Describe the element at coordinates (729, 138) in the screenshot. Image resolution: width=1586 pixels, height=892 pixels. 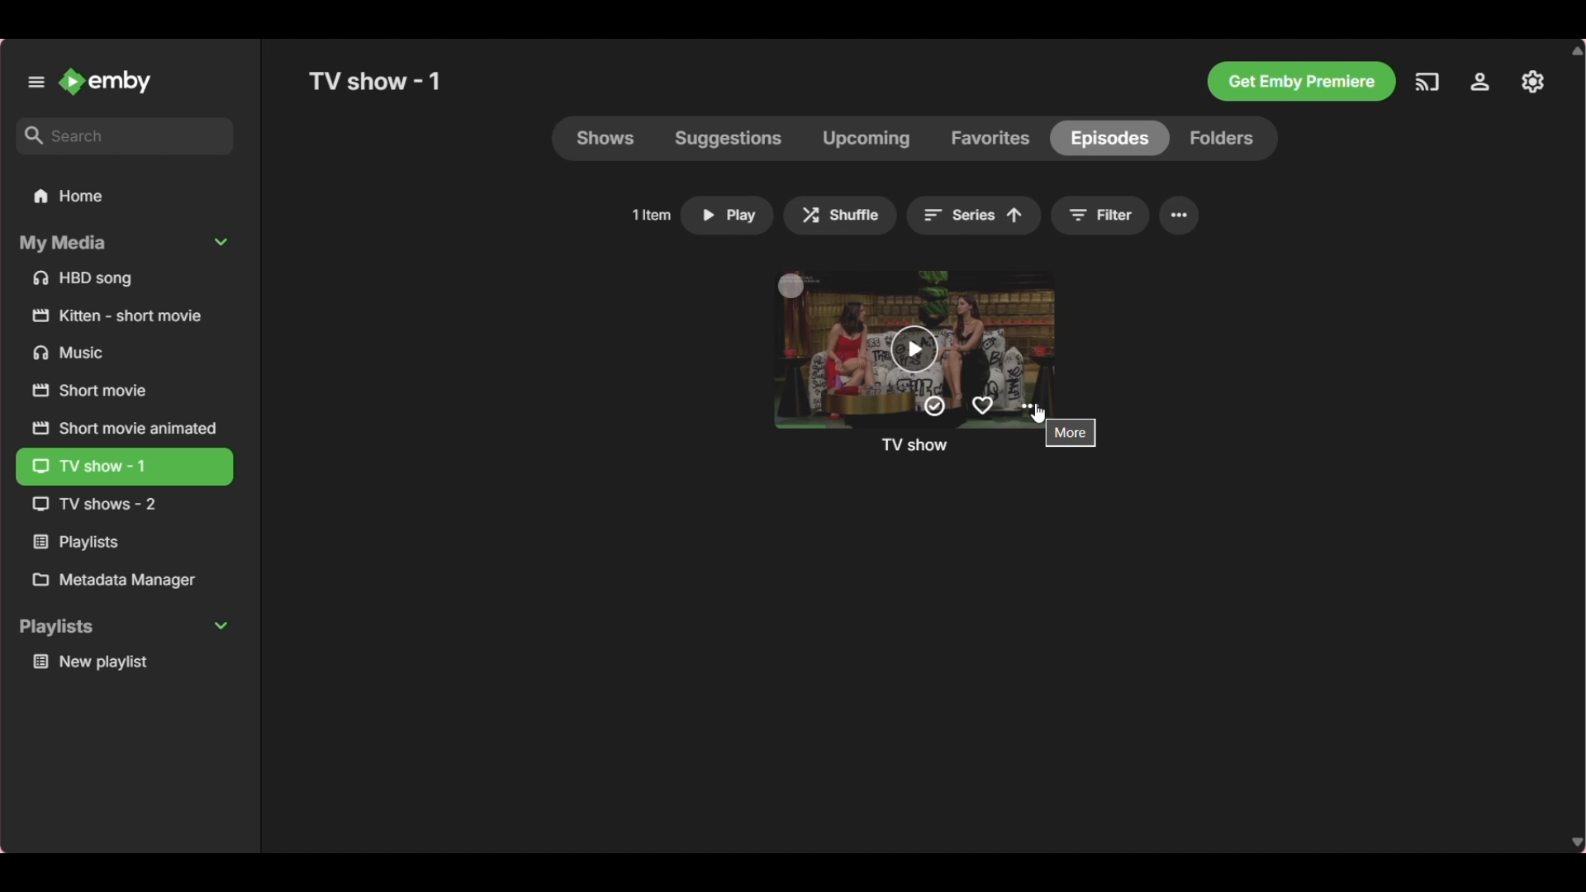
I see `Suggestions` at that location.